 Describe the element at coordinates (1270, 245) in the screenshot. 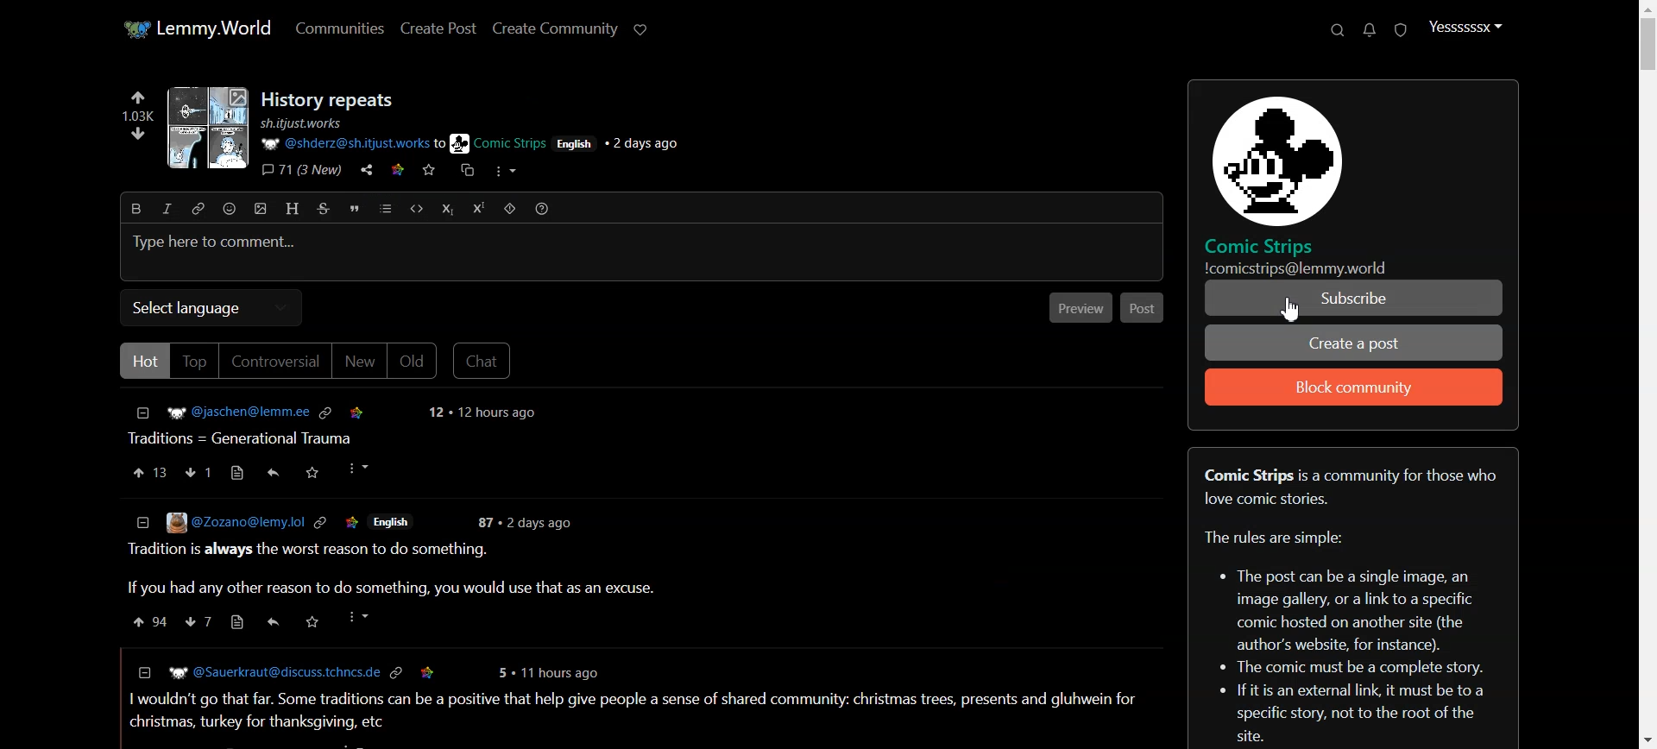

I see `Comic Strips` at that location.